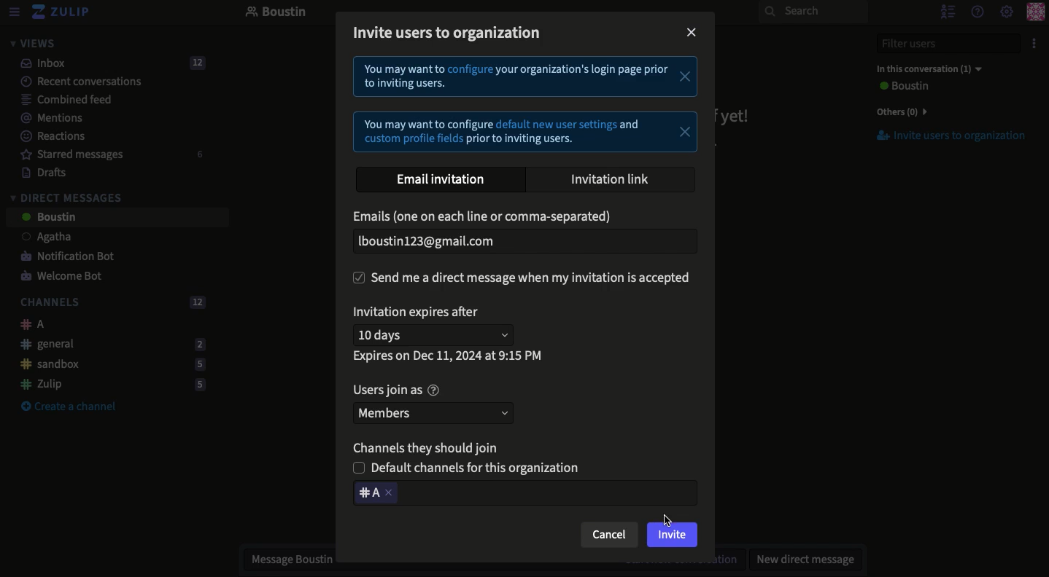 The height and width of the screenshot is (577, 1049). What do you see at coordinates (39, 238) in the screenshot?
I see `User 1` at bounding box center [39, 238].